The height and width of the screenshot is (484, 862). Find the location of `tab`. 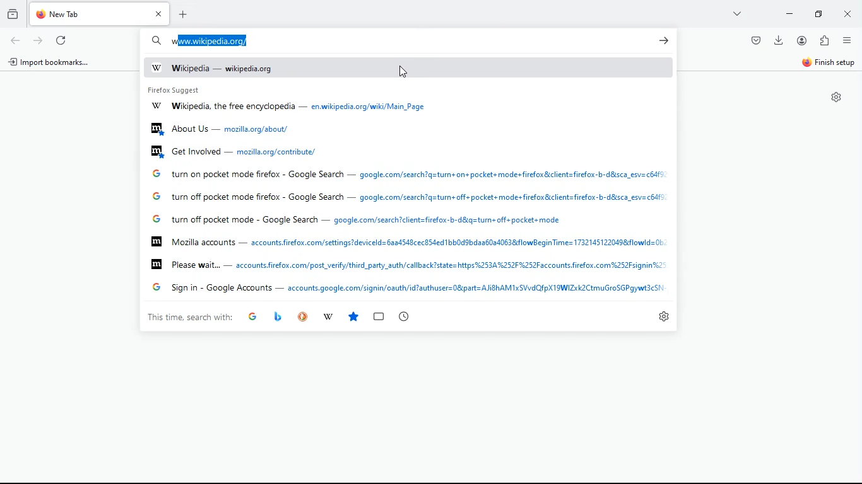

tab is located at coordinates (100, 14).